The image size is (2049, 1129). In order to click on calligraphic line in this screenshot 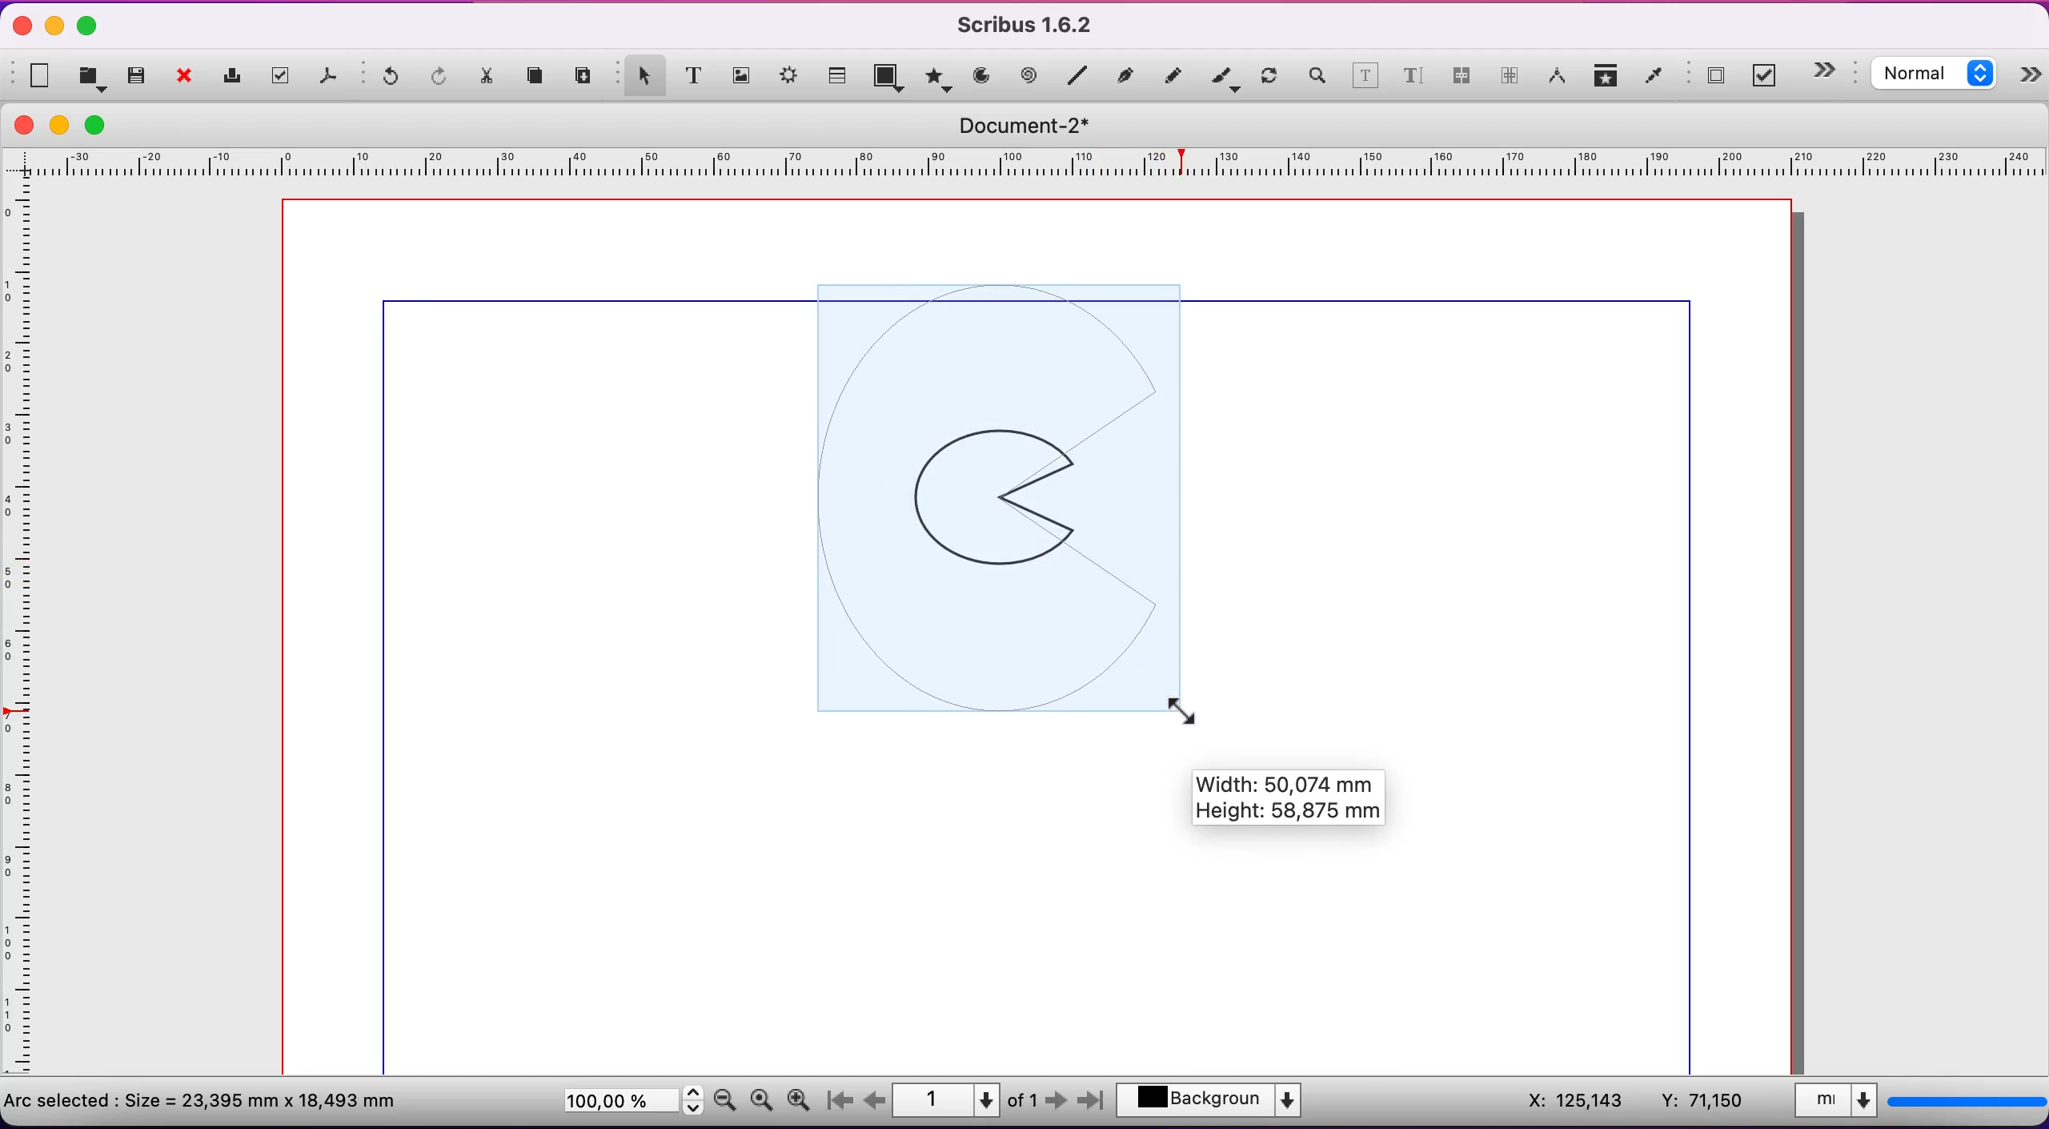, I will do `click(1225, 78)`.